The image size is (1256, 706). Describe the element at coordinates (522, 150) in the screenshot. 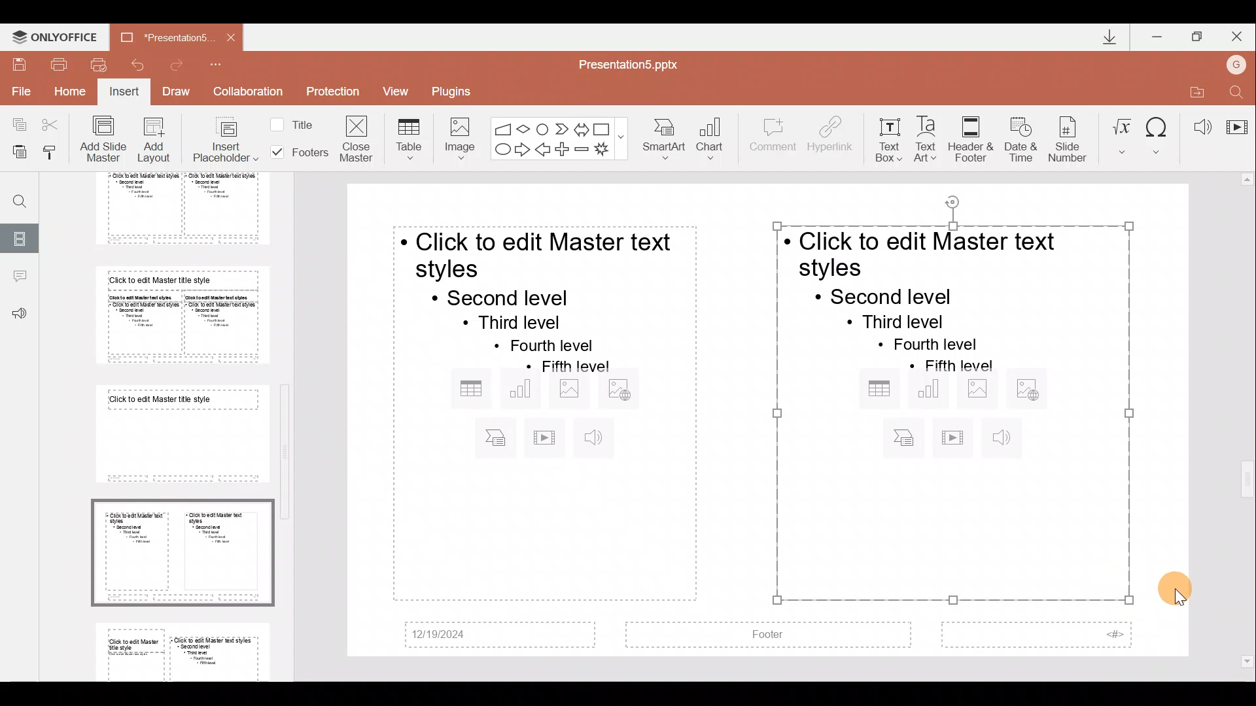

I see `Right arrow` at that location.